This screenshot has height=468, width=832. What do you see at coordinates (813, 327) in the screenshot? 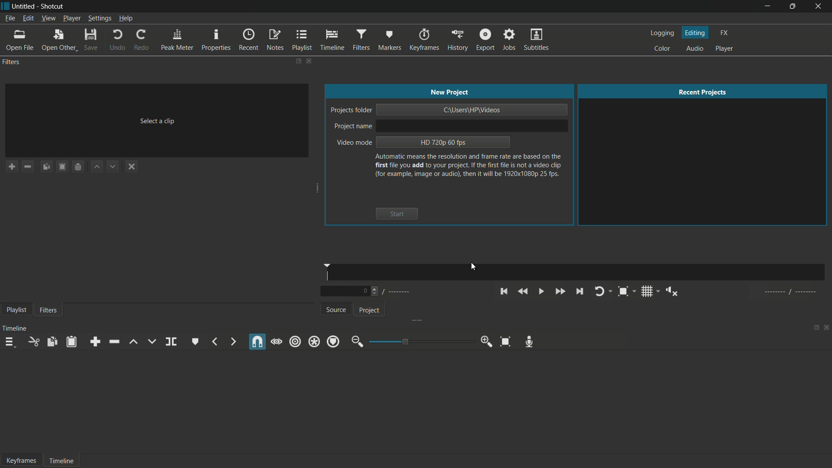
I see `change layout` at bounding box center [813, 327].